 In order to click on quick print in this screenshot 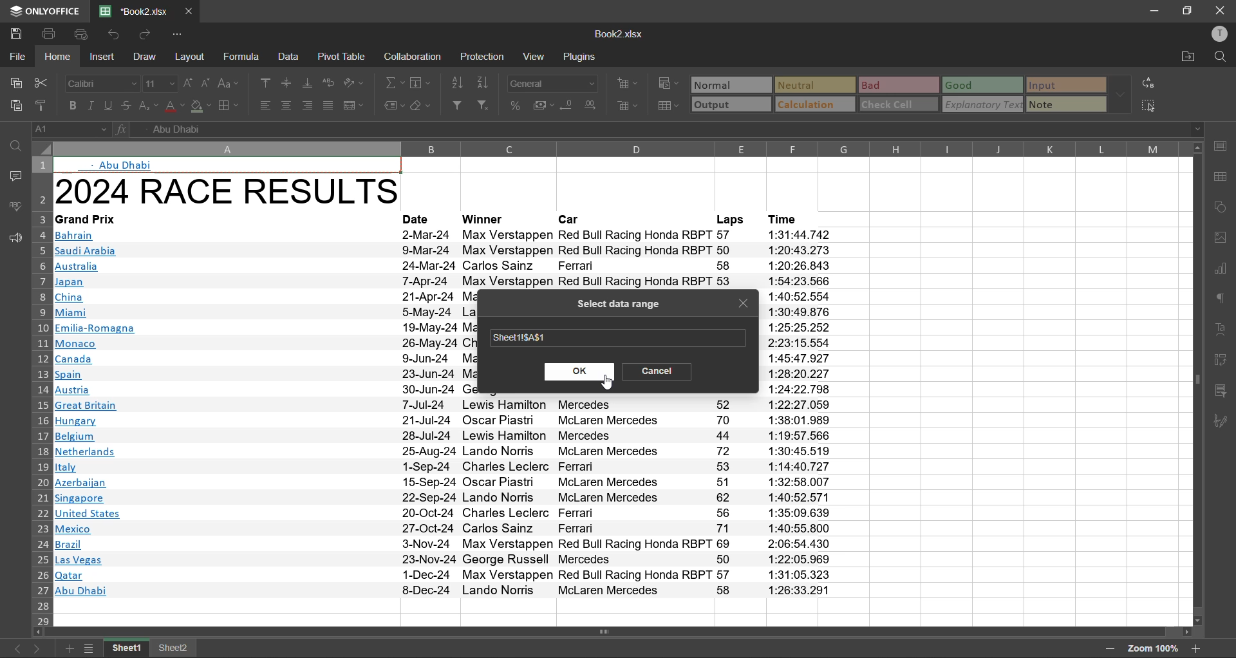, I will do `click(81, 33)`.